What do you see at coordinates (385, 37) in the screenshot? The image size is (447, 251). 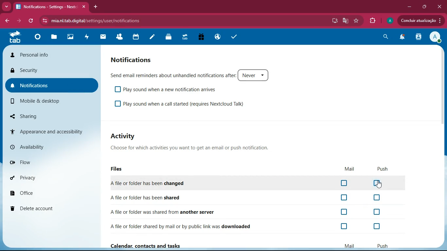 I see `search` at bounding box center [385, 37].